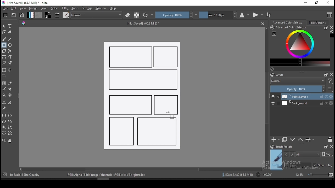 This screenshot has width=335, height=188. I want to click on layer, so click(44, 8).